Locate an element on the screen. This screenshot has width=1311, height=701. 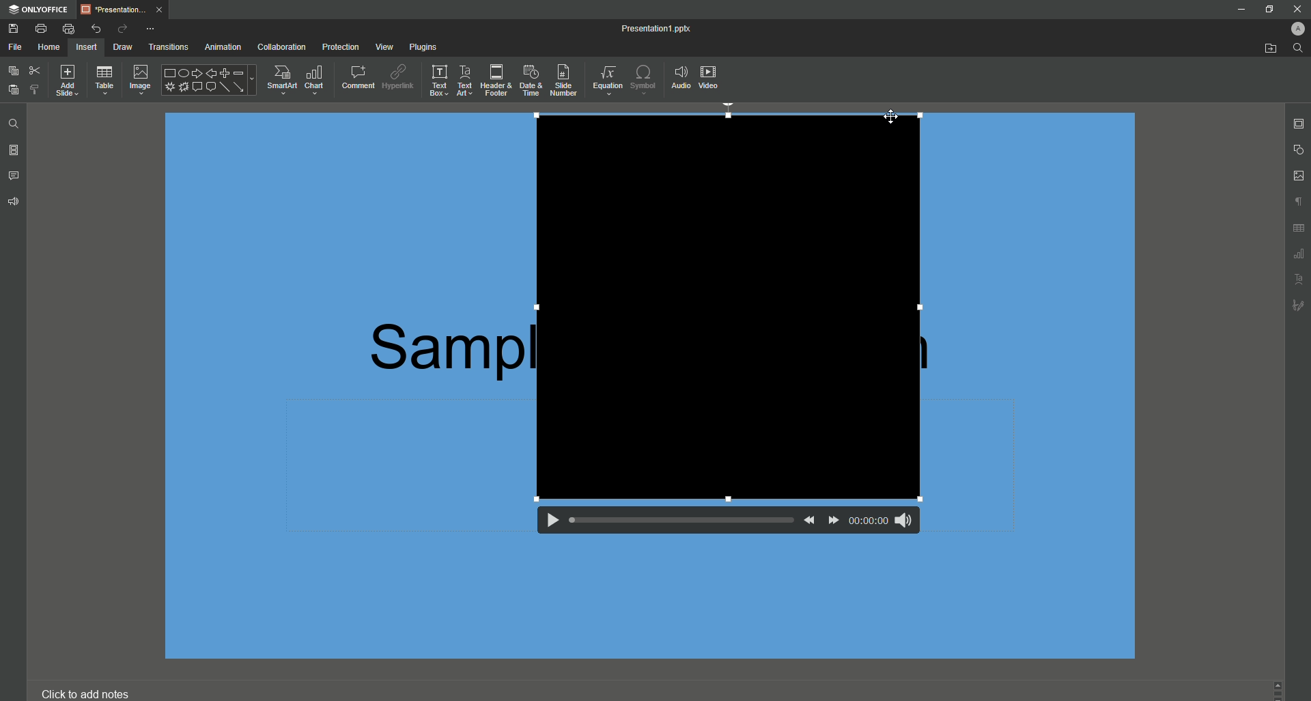
Quick Print is located at coordinates (69, 28).